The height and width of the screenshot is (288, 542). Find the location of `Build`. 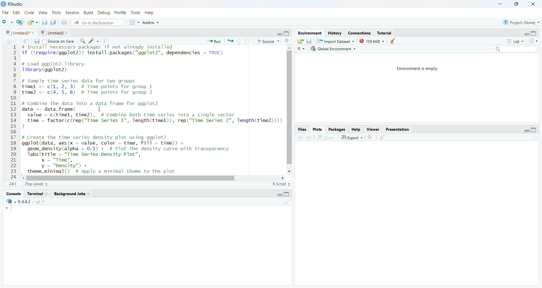

Build is located at coordinates (88, 13).